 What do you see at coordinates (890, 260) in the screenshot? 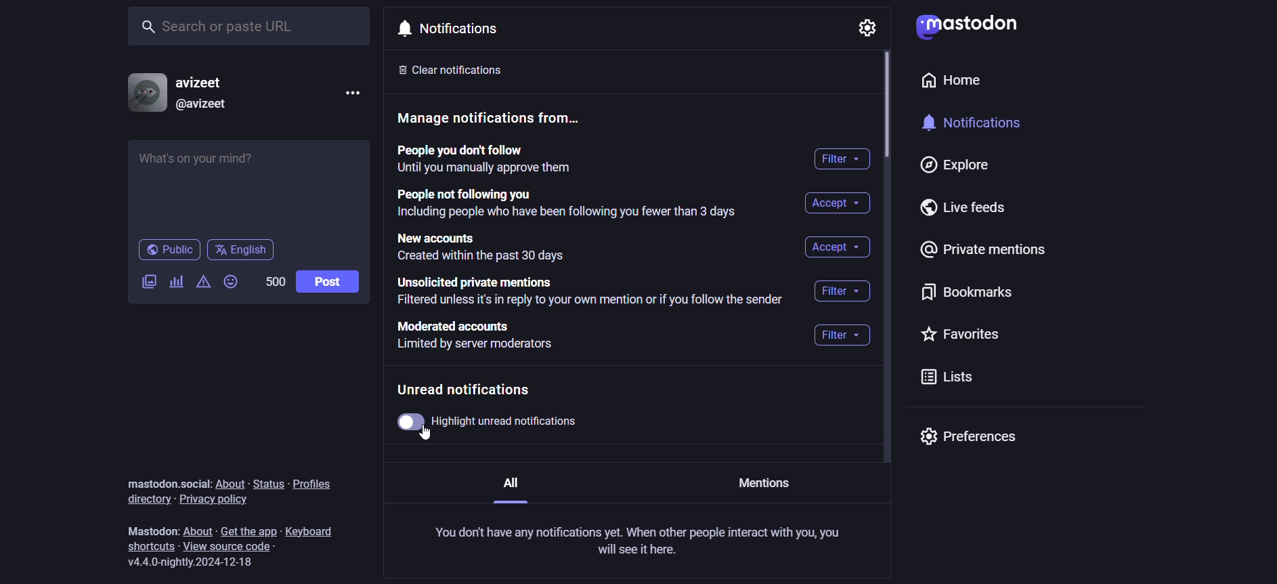
I see `vertical scroll bar` at bounding box center [890, 260].